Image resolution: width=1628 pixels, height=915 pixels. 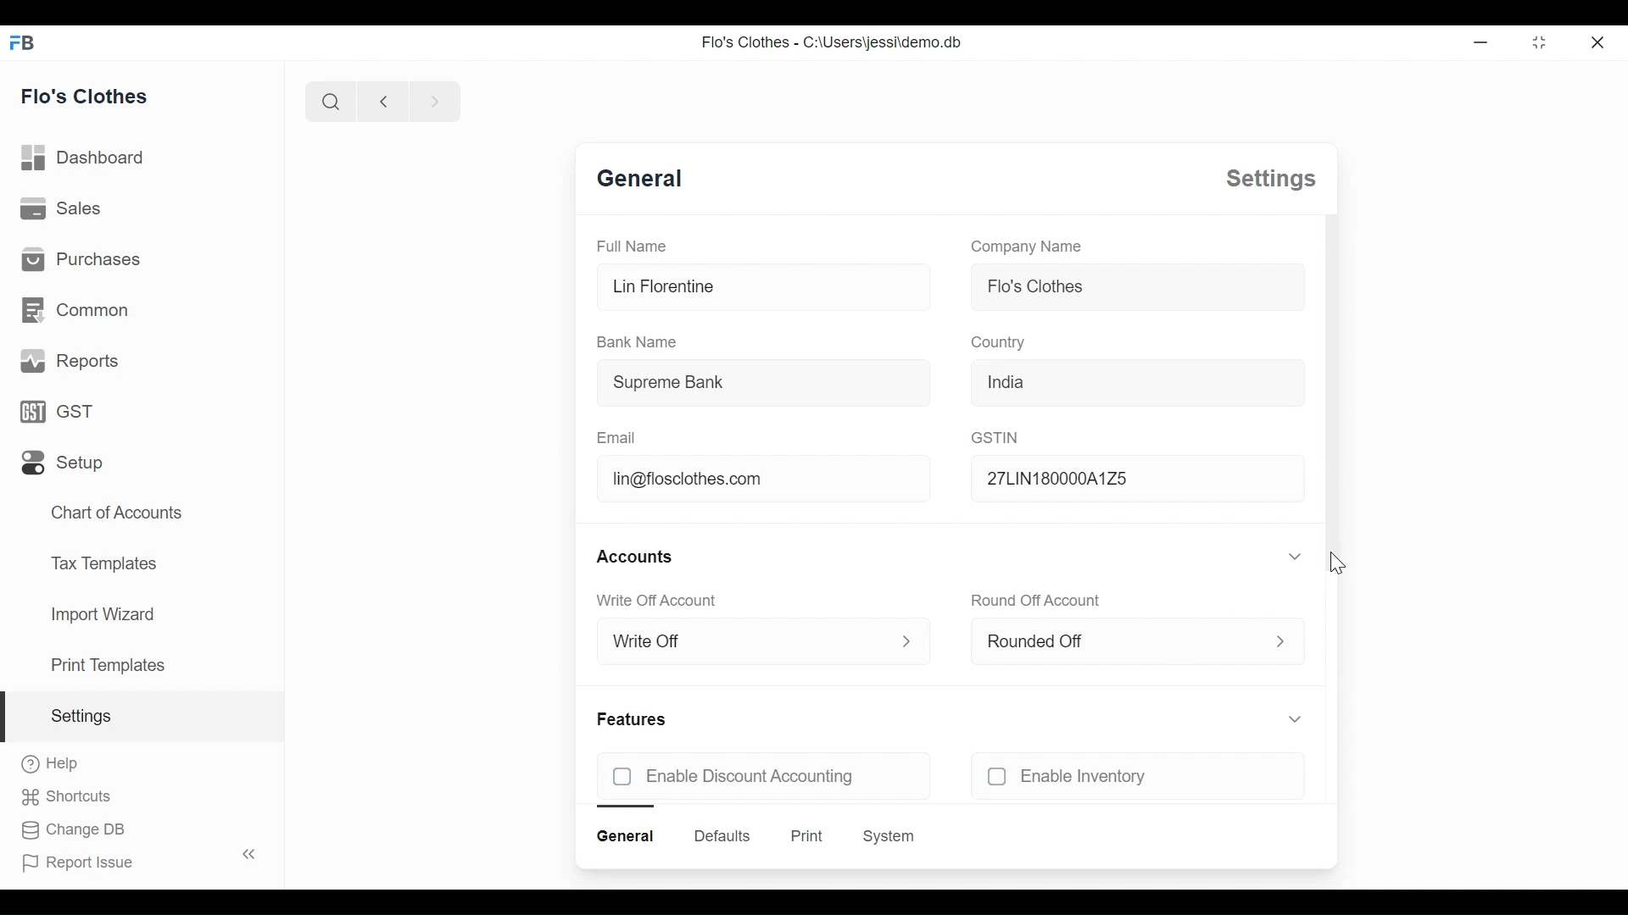 What do you see at coordinates (649, 180) in the screenshot?
I see `General` at bounding box center [649, 180].